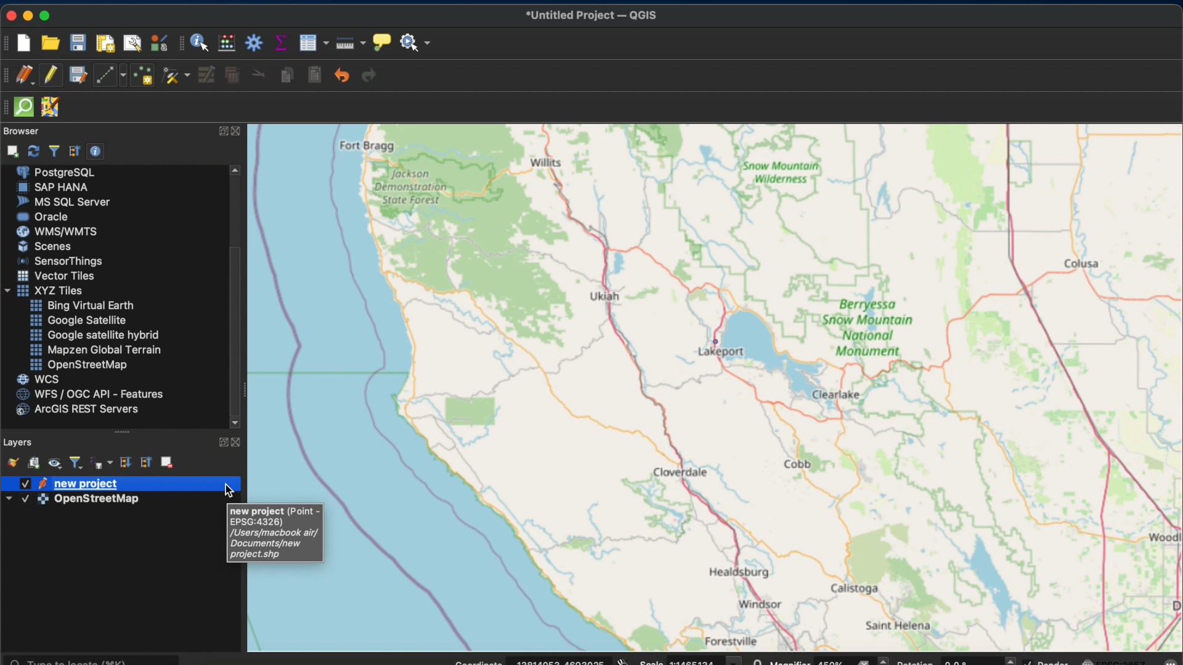  What do you see at coordinates (77, 365) in the screenshot?
I see `openstreetmap` at bounding box center [77, 365].